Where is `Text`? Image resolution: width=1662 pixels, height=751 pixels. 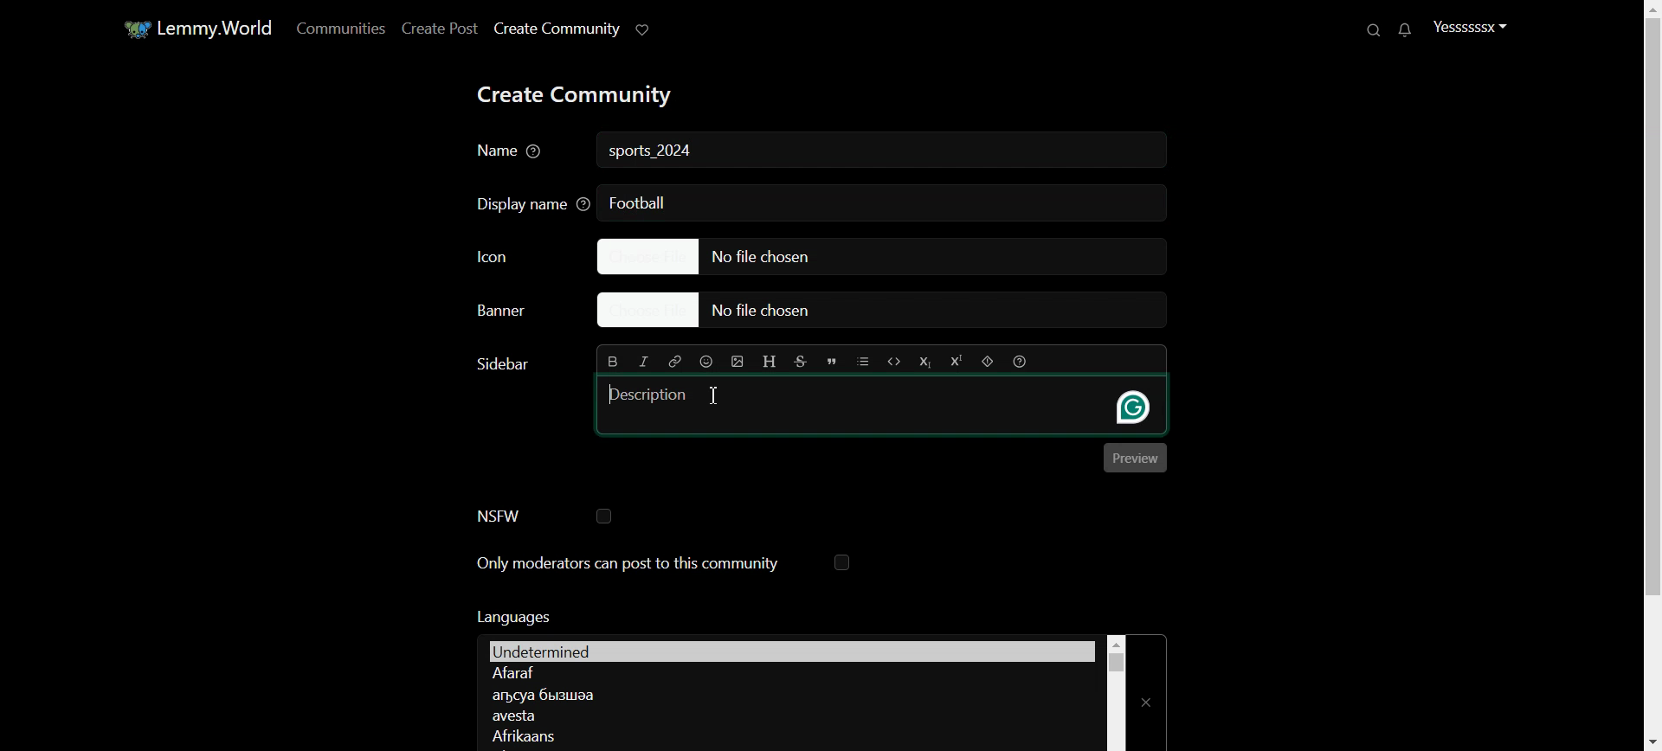
Text is located at coordinates (653, 152).